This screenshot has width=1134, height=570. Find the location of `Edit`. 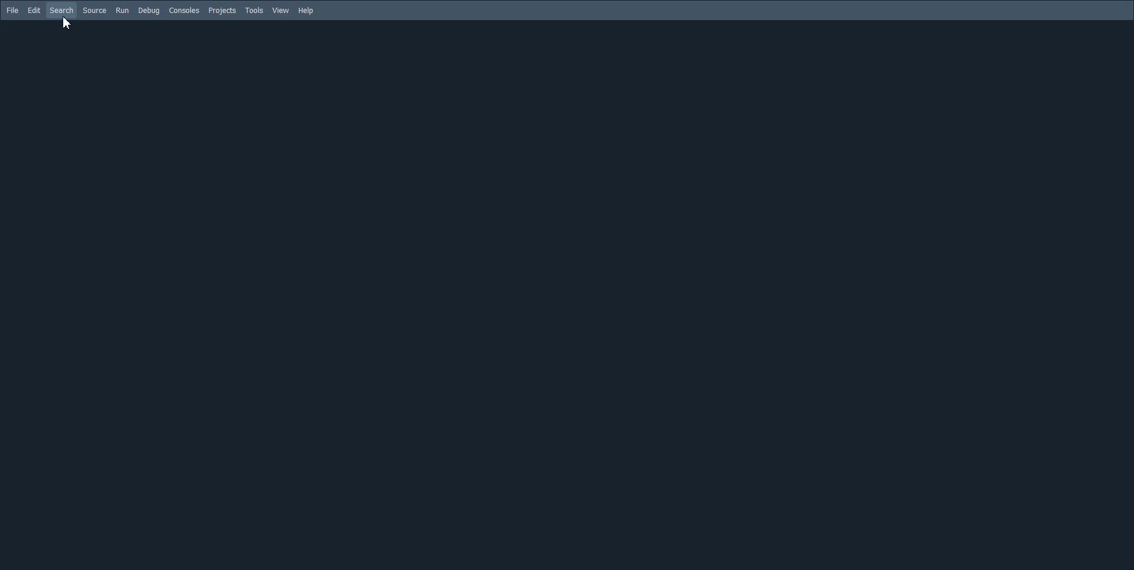

Edit is located at coordinates (34, 10).